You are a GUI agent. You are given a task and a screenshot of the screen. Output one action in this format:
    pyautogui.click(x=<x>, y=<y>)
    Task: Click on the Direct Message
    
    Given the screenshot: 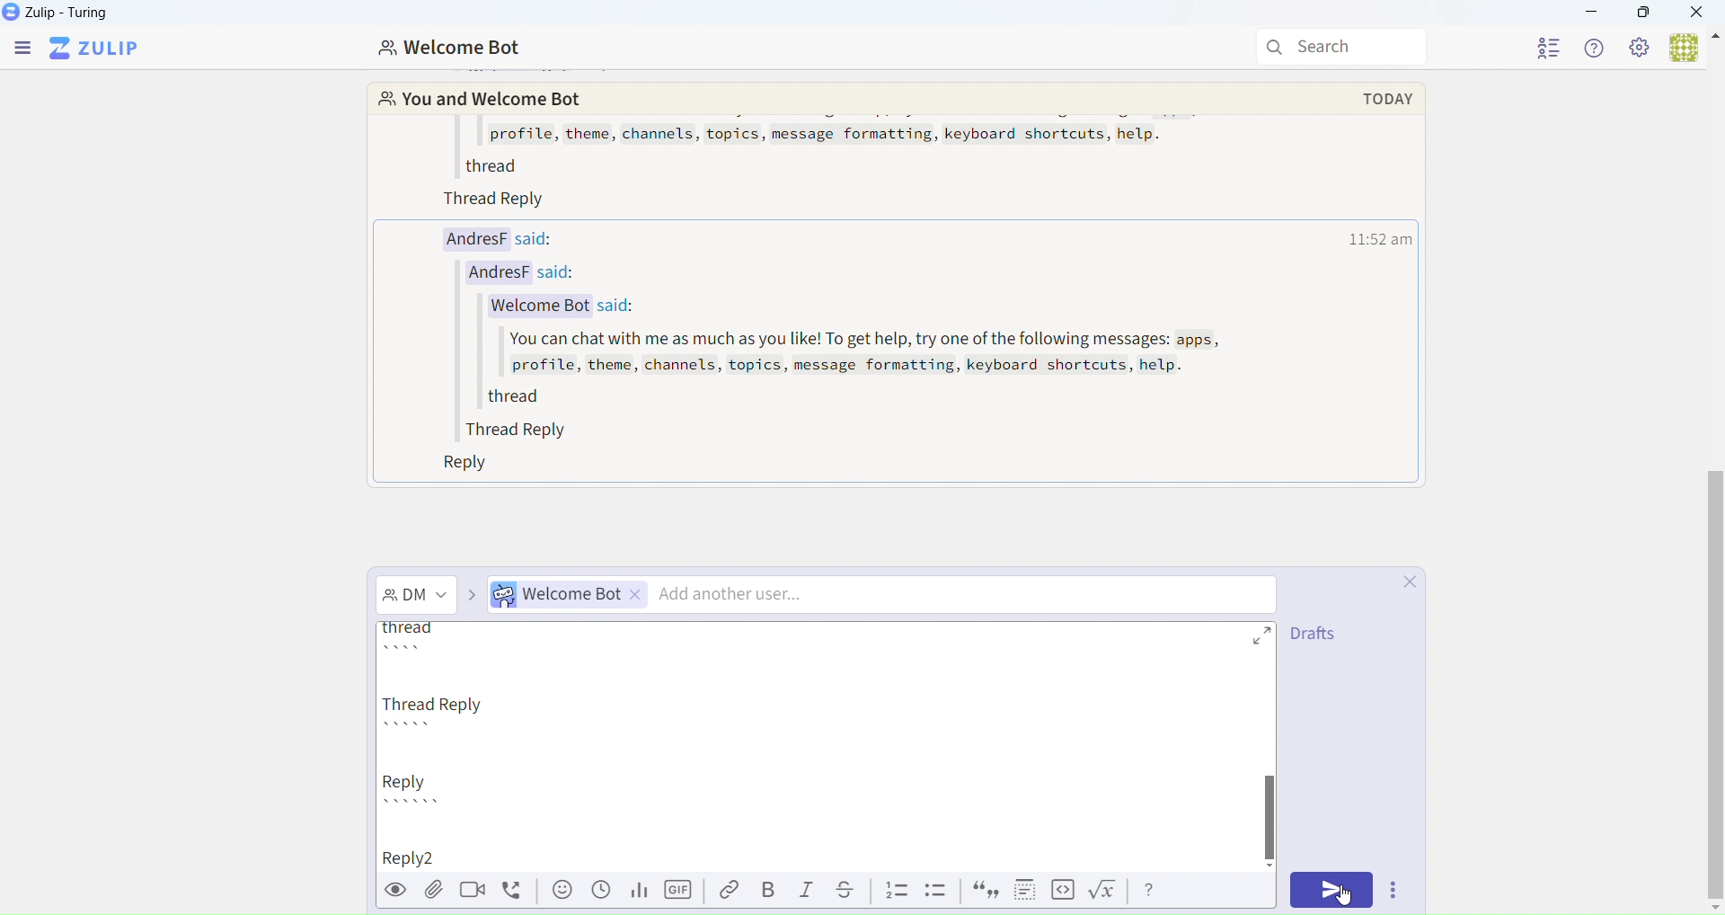 What is the action you would take?
    pyautogui.click(x=421, y=592)
    